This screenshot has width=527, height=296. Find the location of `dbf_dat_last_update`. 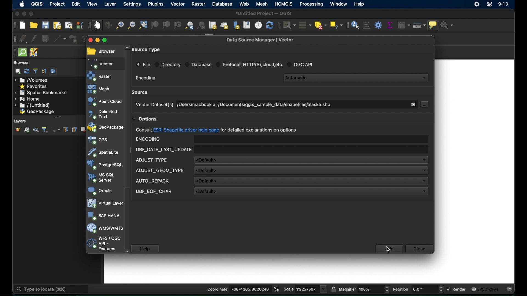

dbf_dat_last_update is located at coordinates (163, 150).